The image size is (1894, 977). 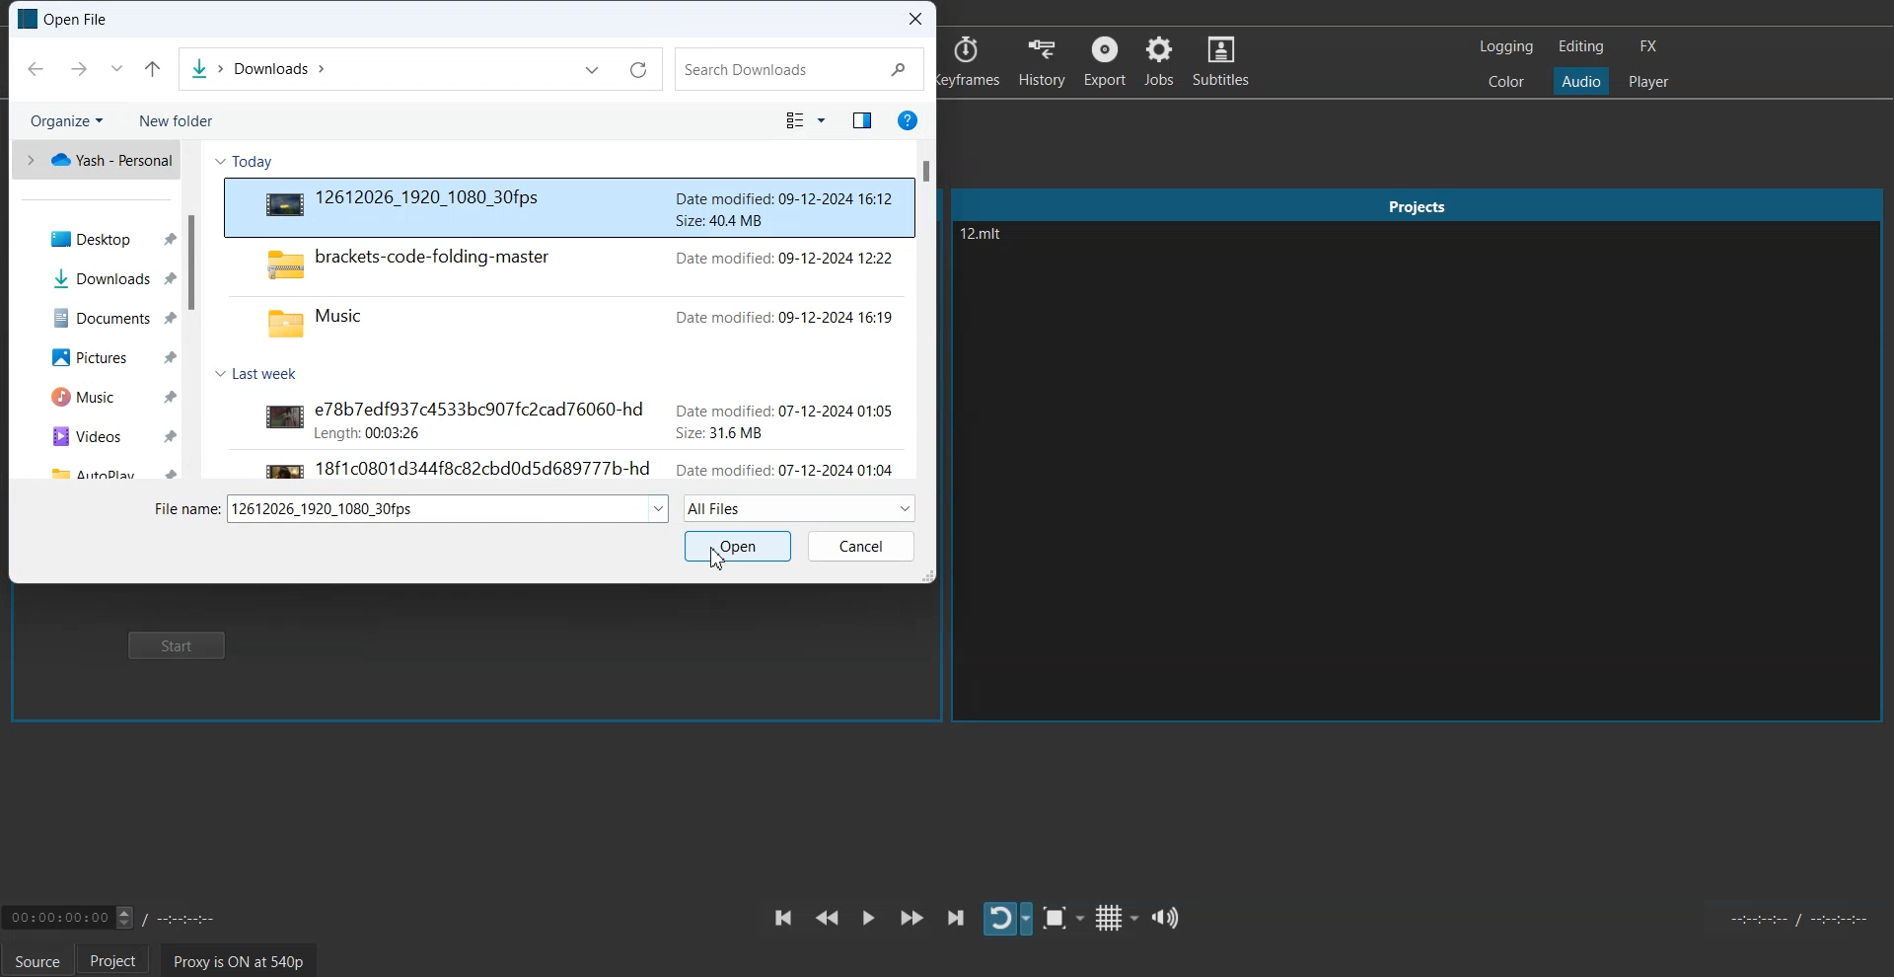 What do you see at coordinates (98, 238) in the screenshot?
I see `Desktop` at bounding box center [98, 238].